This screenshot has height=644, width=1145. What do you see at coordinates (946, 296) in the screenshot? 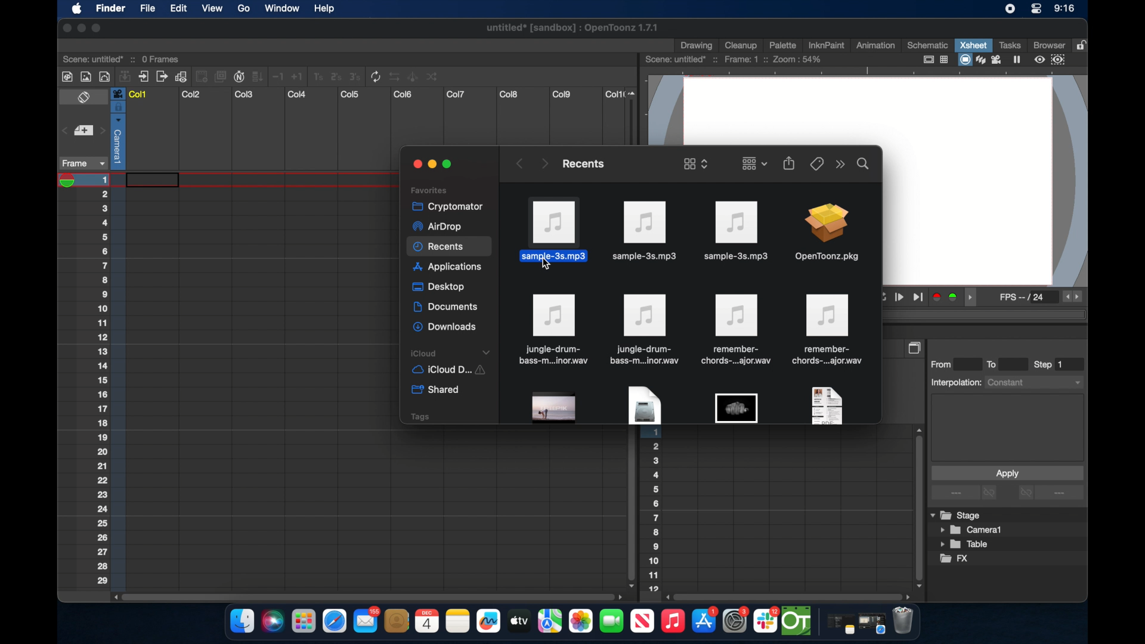
I see `color channels` at bounding box center [946, 296].